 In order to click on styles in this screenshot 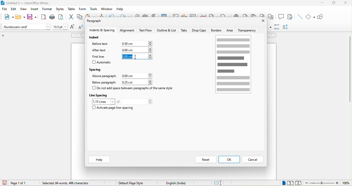, I will do `click(60, 9)`.